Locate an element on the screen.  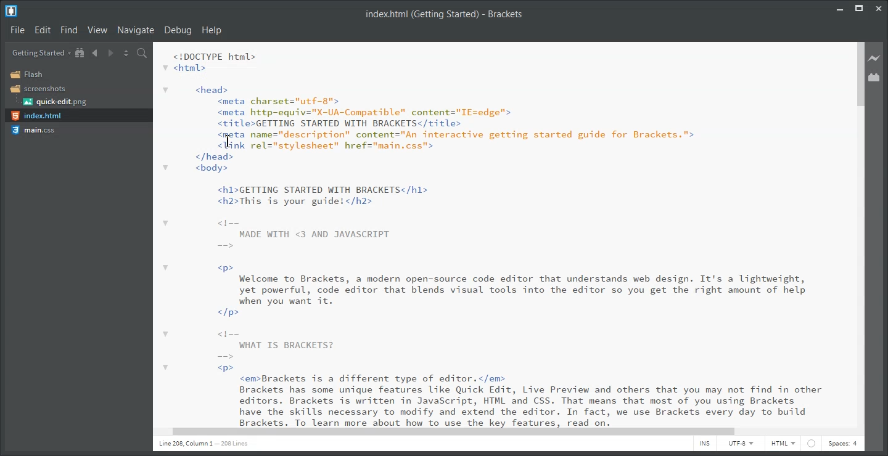
Maximize is located at coordinates (859, 7).